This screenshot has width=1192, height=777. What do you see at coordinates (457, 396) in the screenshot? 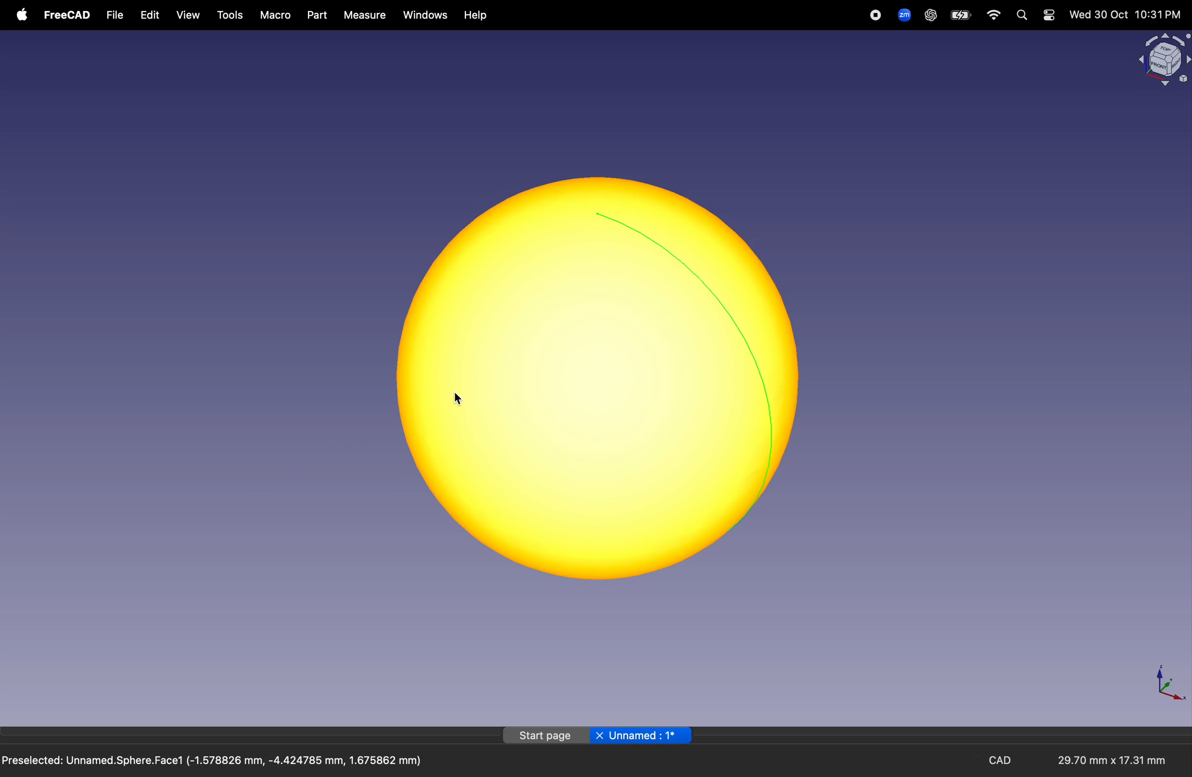
I see `cursor` at bounding box center [457, 396].